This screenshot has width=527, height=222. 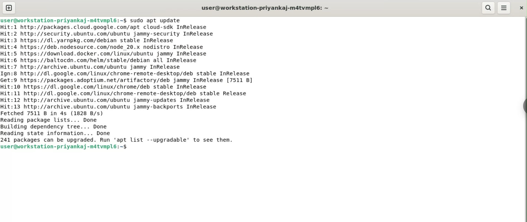 What do you see at coordinates (9, 8) in the screenshot?
I see `new tab` at bounding box center [9, 8].